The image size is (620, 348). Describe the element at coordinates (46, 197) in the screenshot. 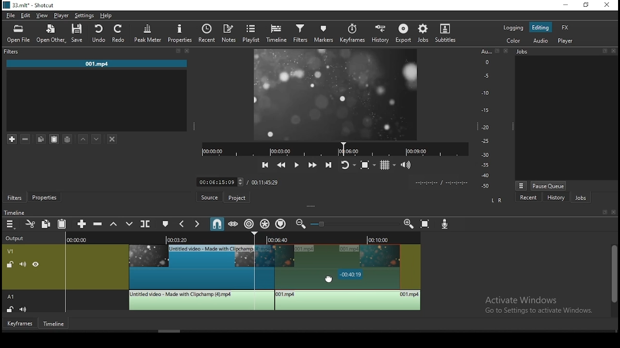

I see `properties` at that location.